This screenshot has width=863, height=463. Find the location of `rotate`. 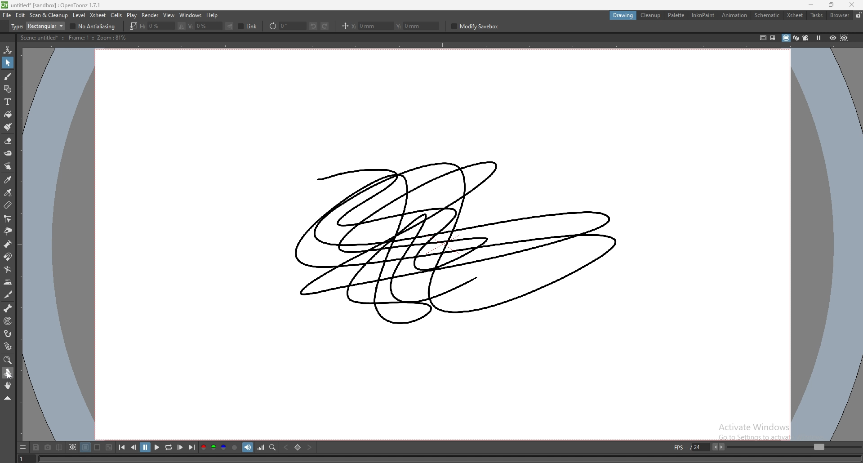

rotate is located at coordinates (287, 26).